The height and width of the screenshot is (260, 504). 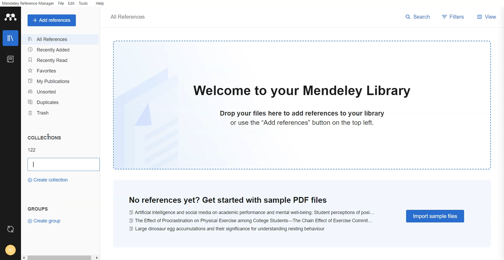 I want to click on 122, so click(x=34, y=149).